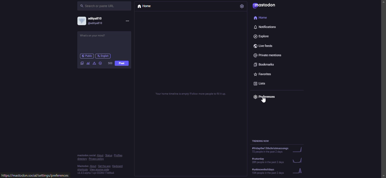 Image resolution: width=386 pixels, height=178 pixels. What do you see at coordinates (122, 63) in the screenshot?
I see `post` at bounding box center [122, 63].